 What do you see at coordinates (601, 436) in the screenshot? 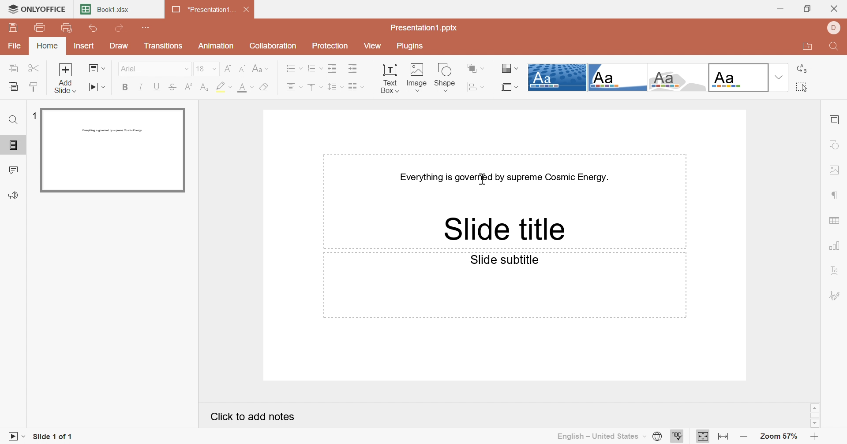
I see `English - United States` at bounding box center [601, 436].